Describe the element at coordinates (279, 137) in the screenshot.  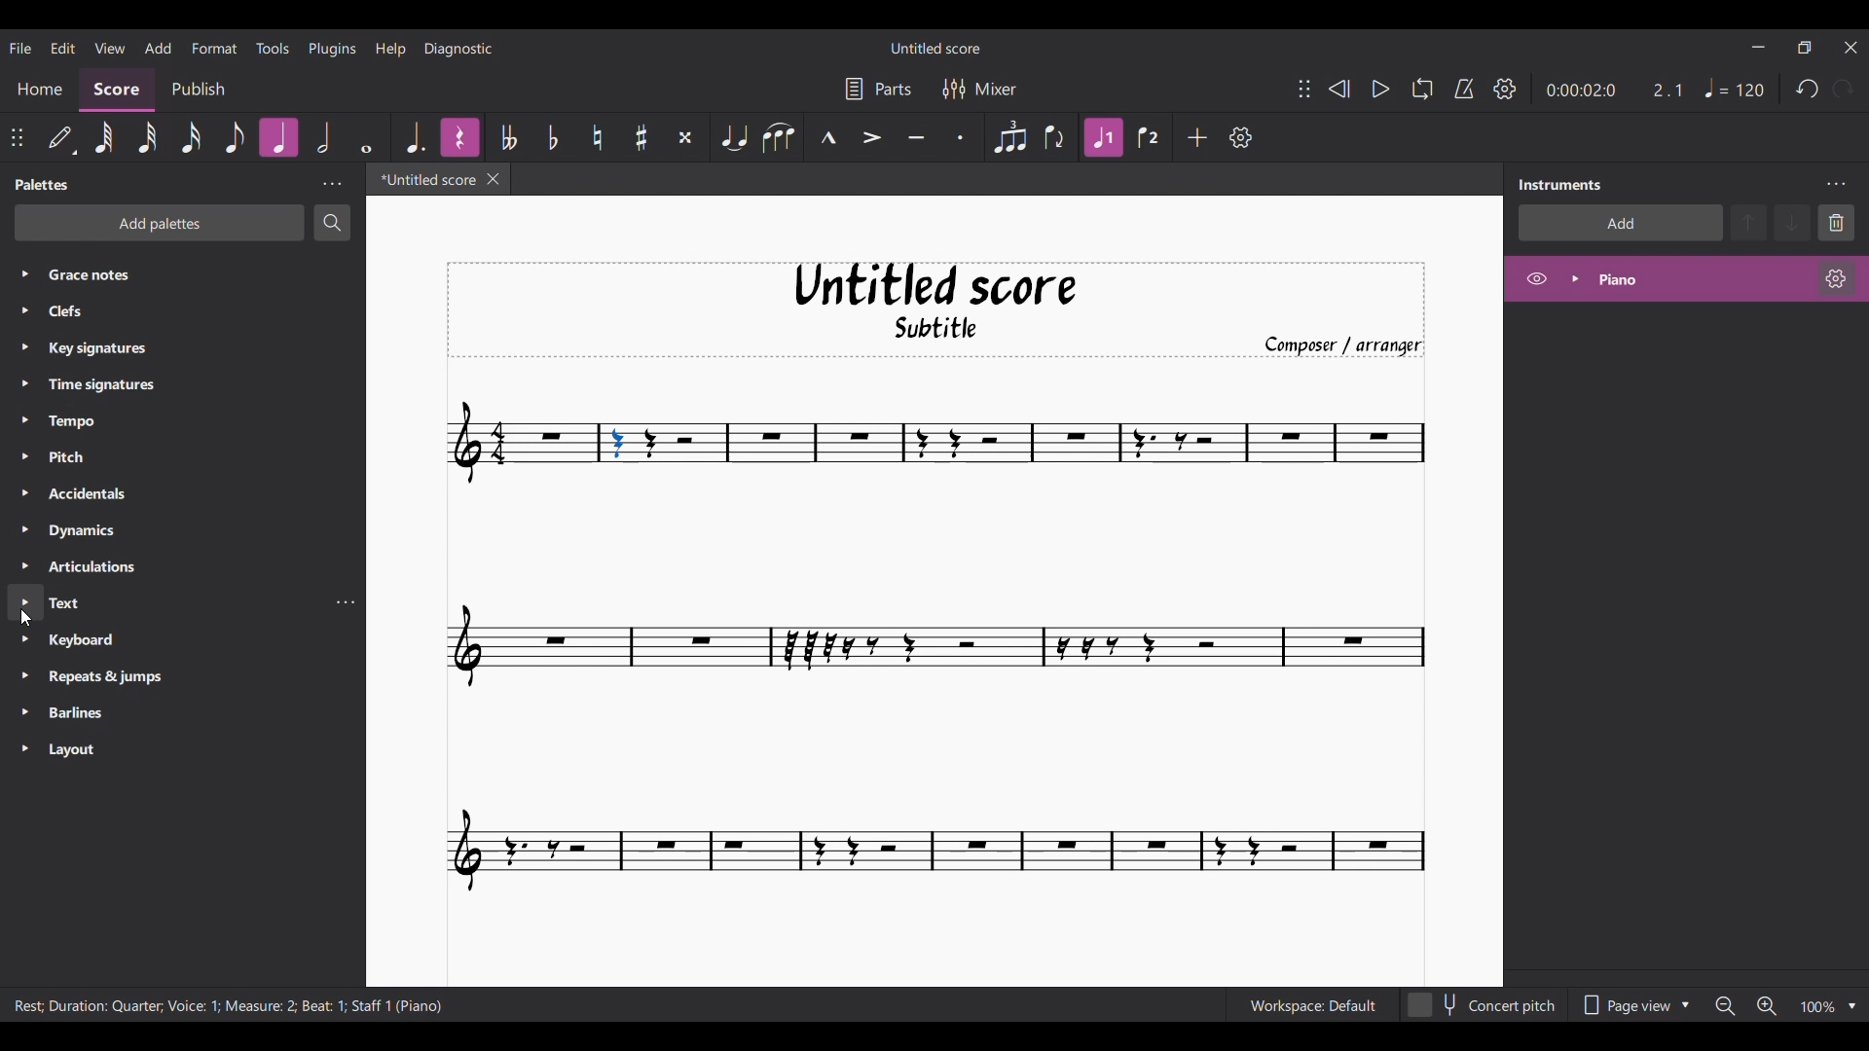
I see `Highlighted after current selection` at that location.